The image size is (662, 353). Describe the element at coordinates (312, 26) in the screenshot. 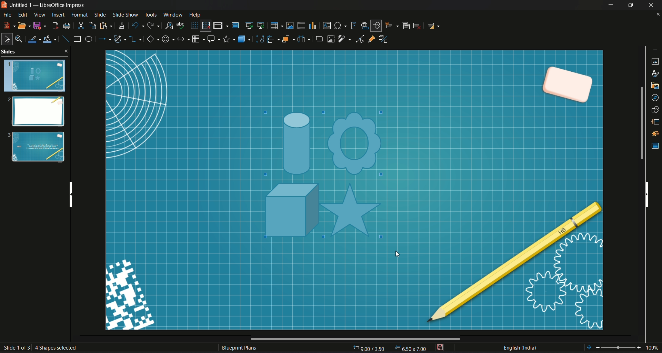

I see `insert chart` at that location.